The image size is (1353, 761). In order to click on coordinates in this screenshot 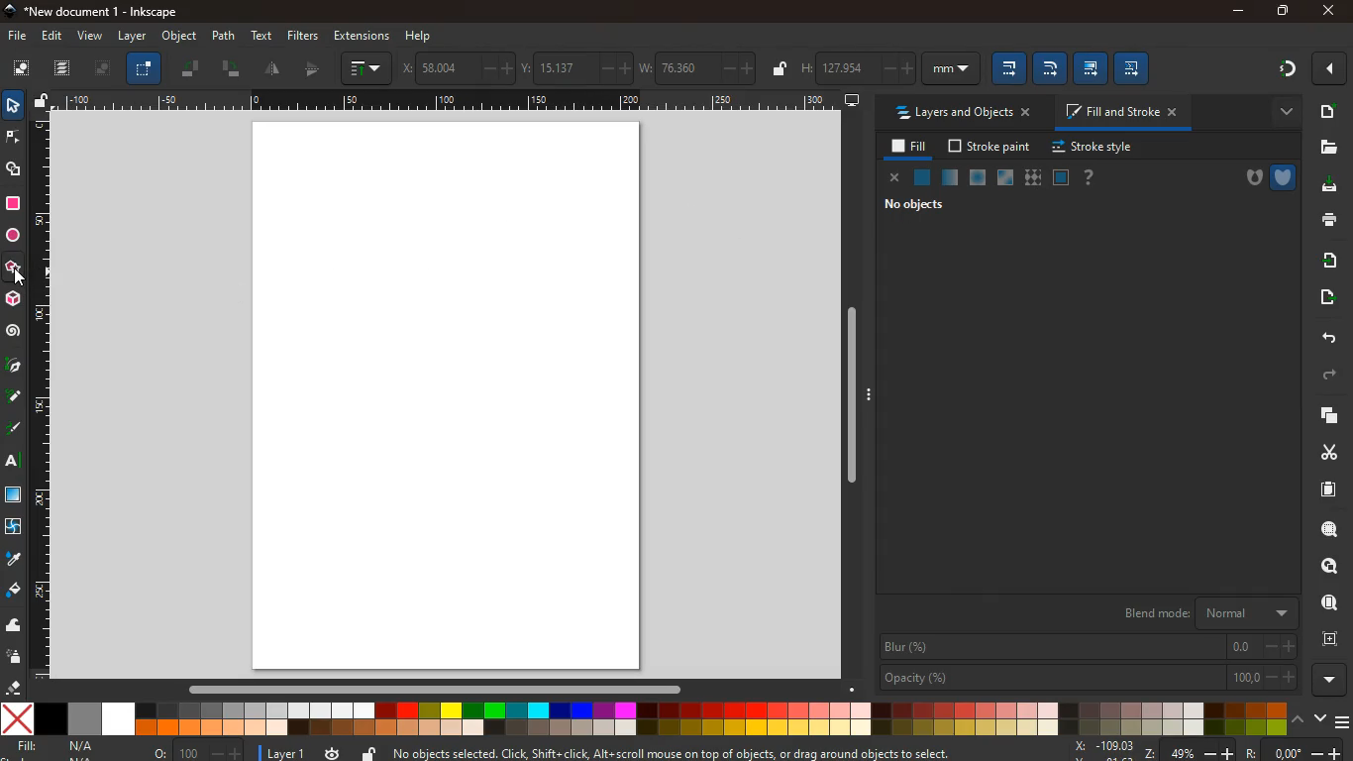, I will do `click(581, 70)`.